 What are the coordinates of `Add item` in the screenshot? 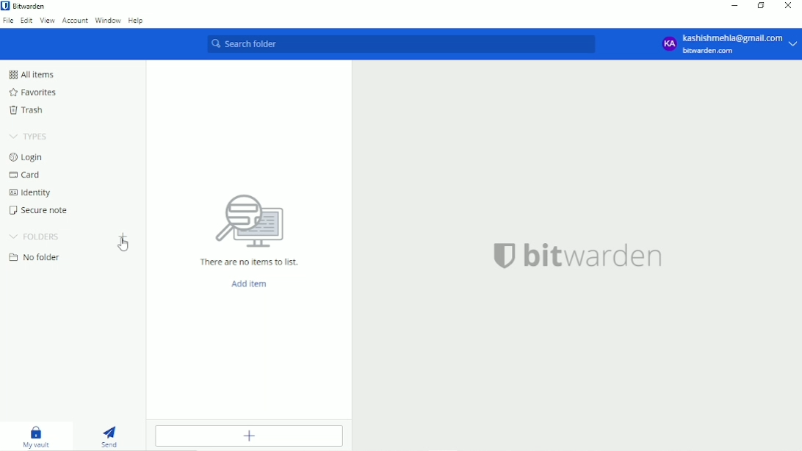 It's located at (248, 436).